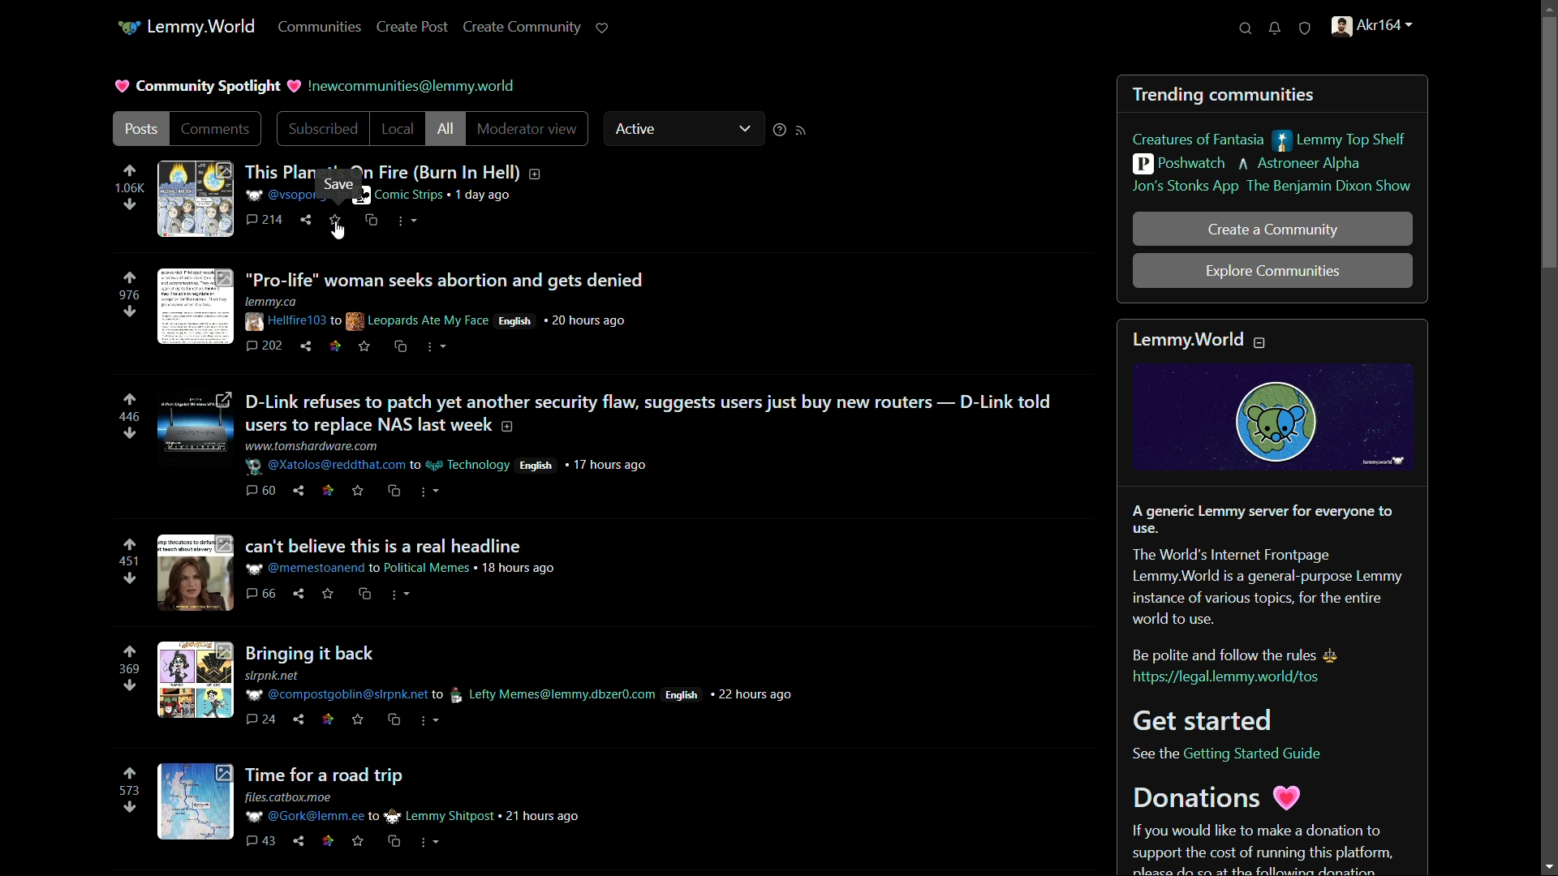  Describe the element at coordinates (129, 171) in the screenshot. I see `upvote` at that location.